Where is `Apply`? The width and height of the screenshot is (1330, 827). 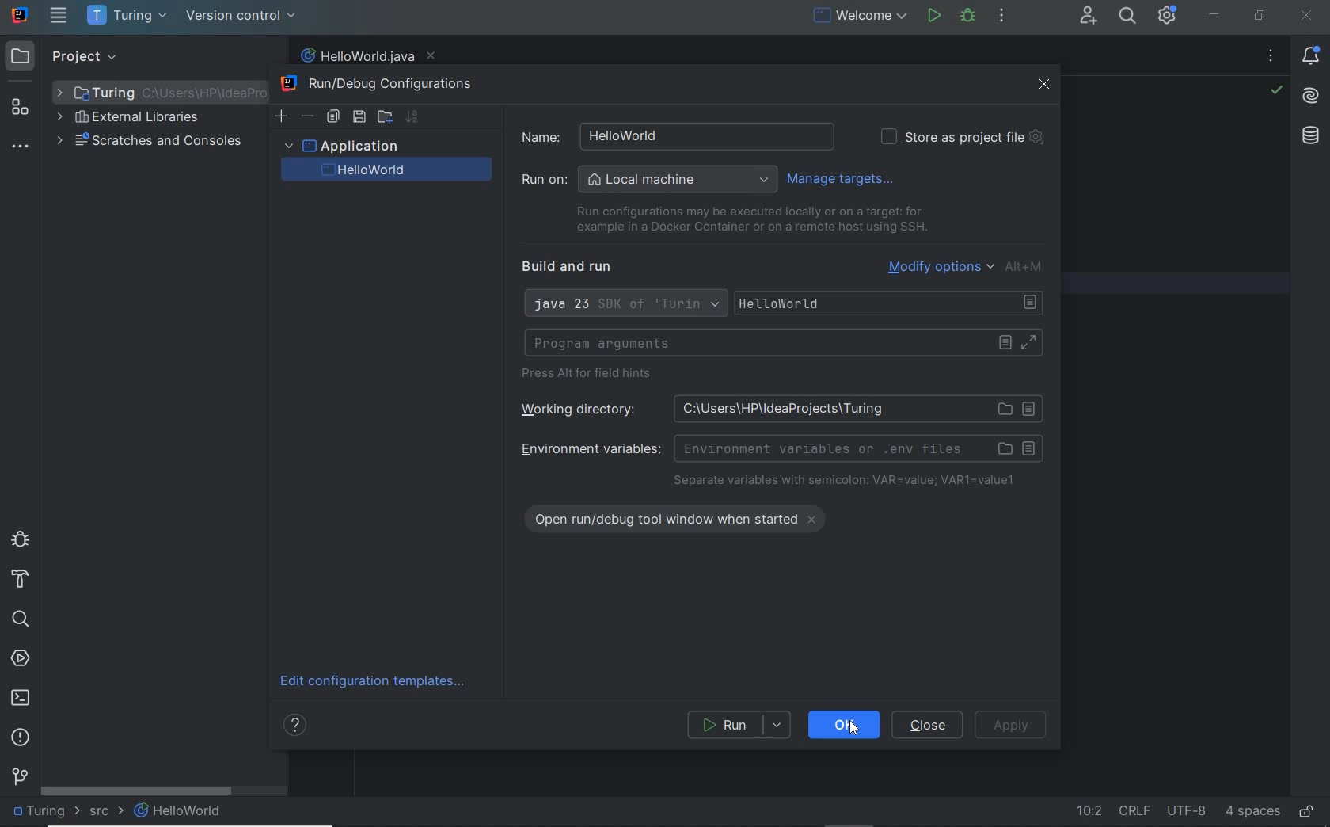
Apply is located at coordinates (1011, 727).